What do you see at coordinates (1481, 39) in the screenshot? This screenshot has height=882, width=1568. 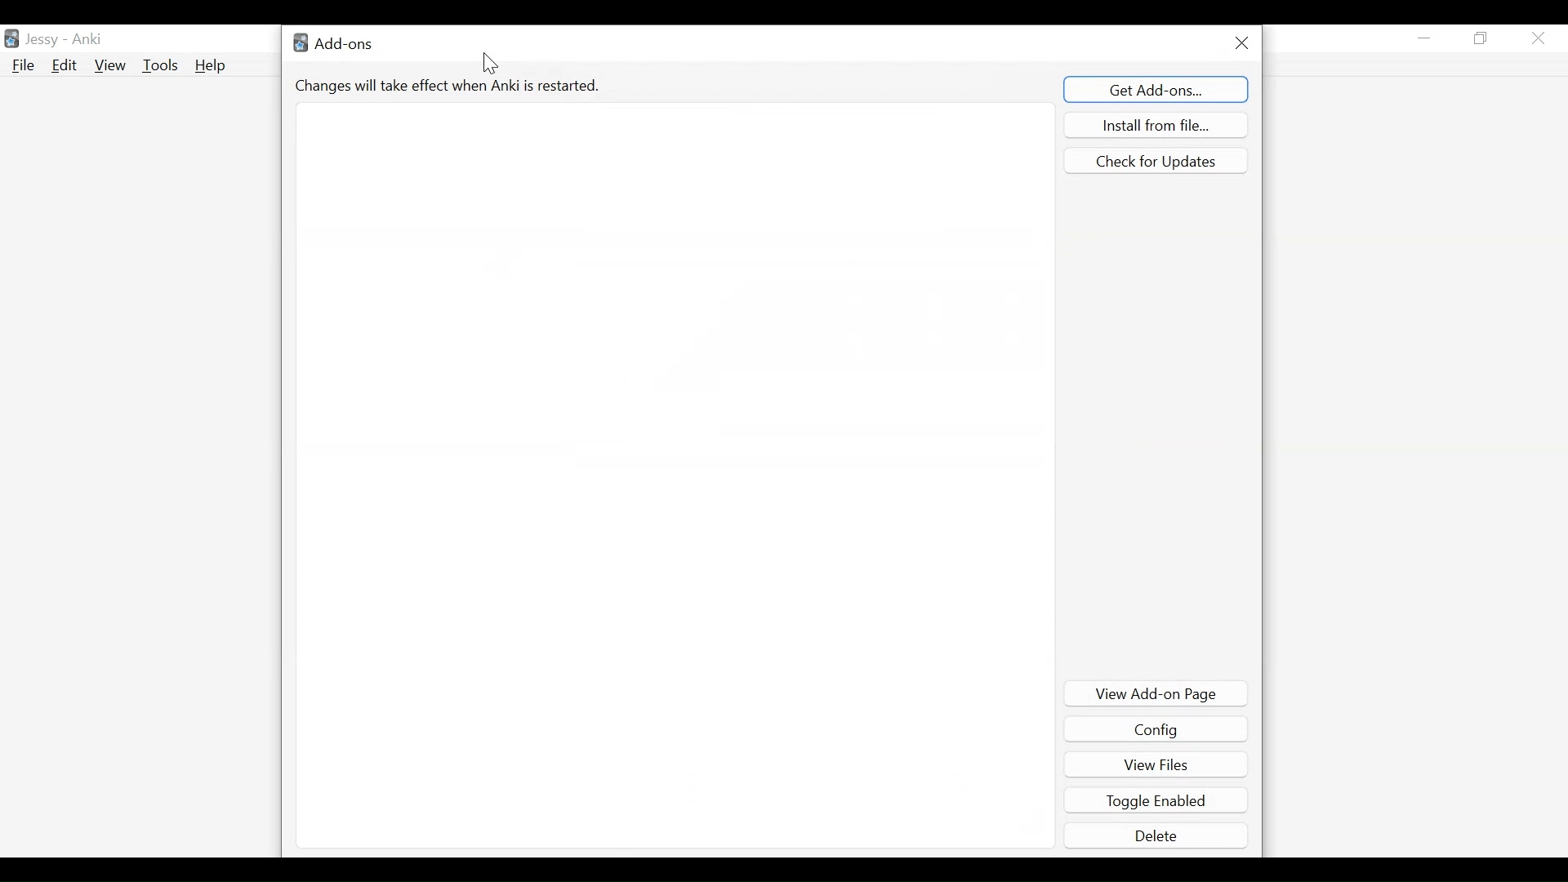 I see `Restore` at bounding box center [1481, 39].